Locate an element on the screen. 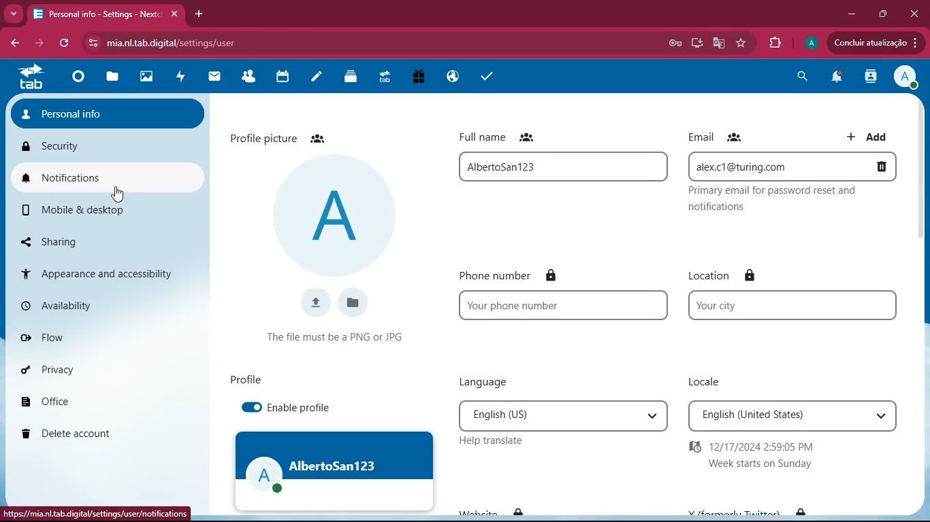 Image resolution: width=930 pixels, height=522 pixels. Personal info - Settings - Nextc is located at coordinates (106, 14).